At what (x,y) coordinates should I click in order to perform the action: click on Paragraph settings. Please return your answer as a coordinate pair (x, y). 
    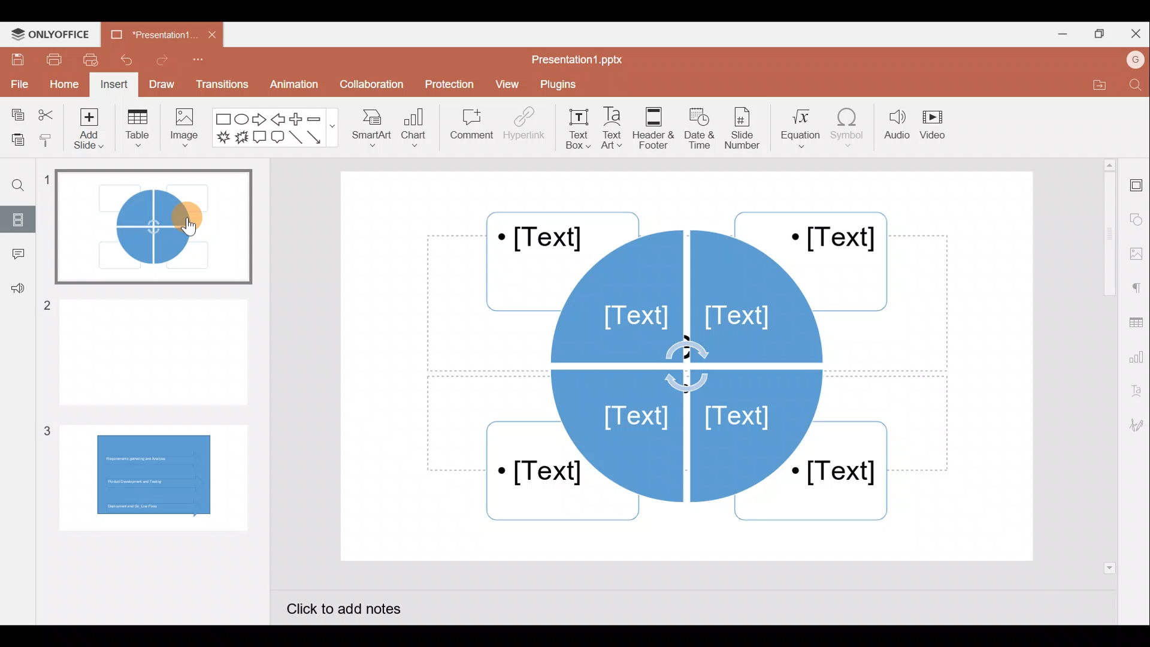
    Looking at the image, I should click on (1138, 288).